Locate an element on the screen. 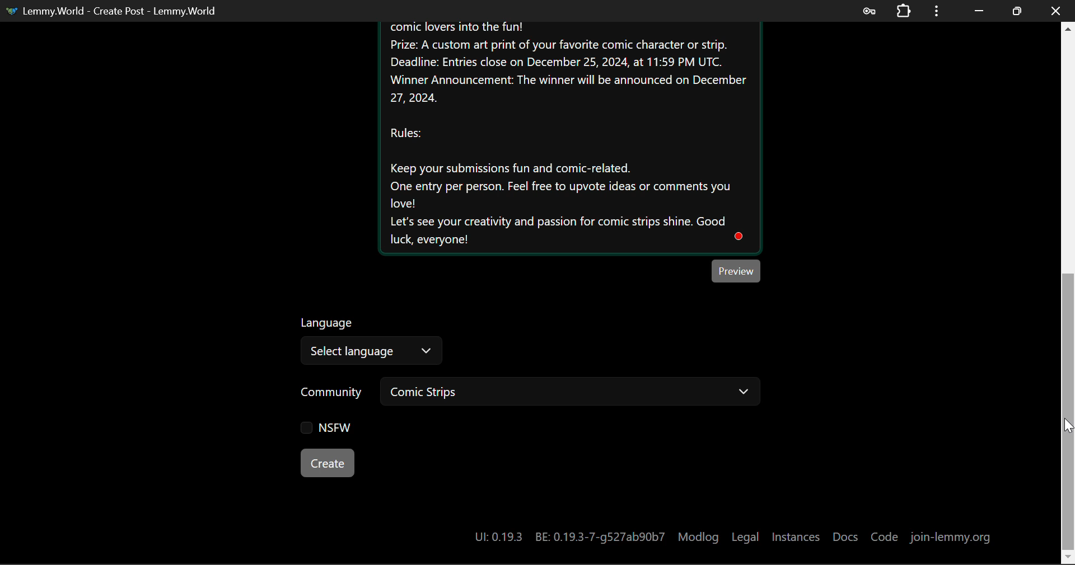  Saved Password Data is located at coordinates (868, 11).